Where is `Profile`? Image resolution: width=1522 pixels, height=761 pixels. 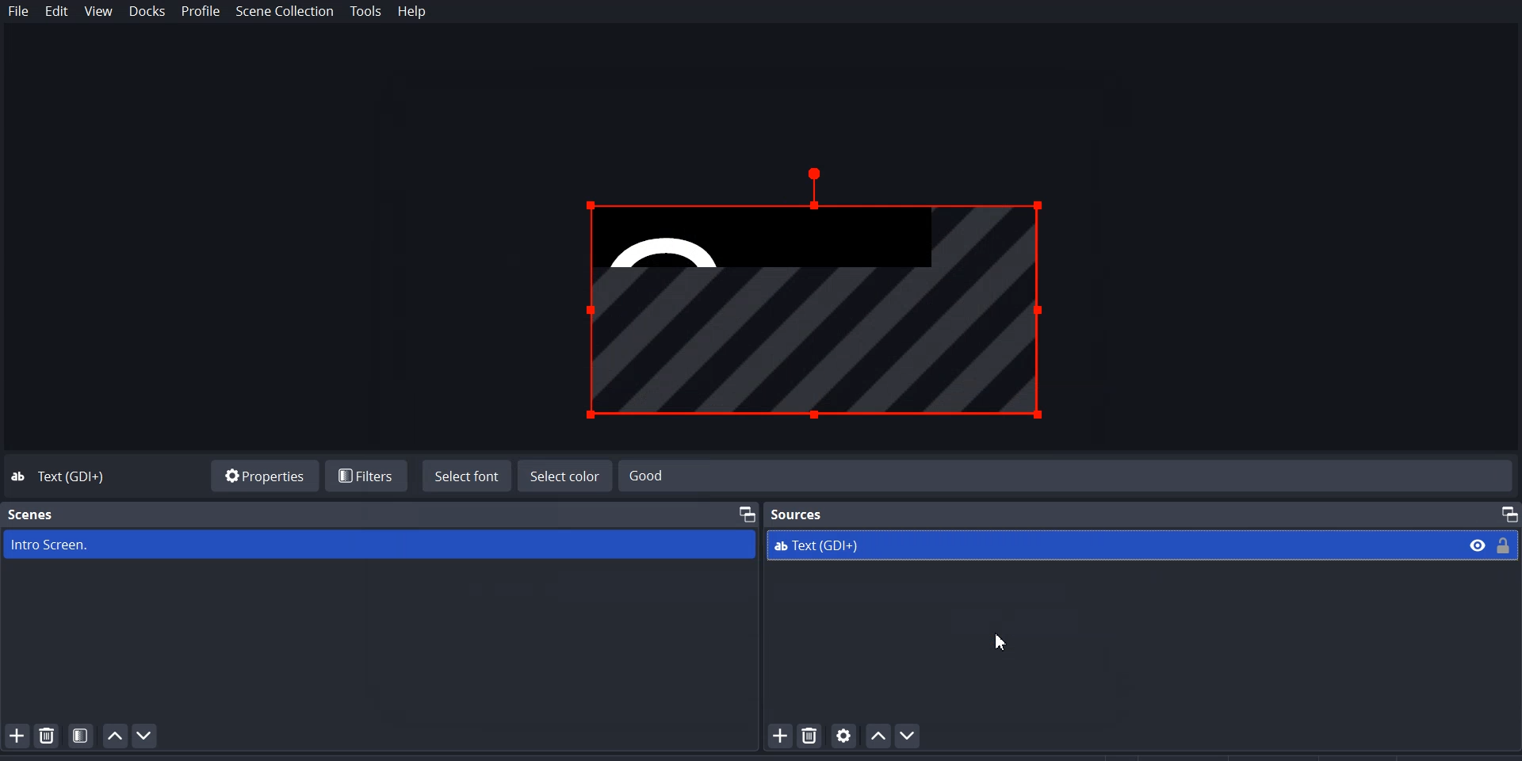 Profile is located at coordinates (201, 12).